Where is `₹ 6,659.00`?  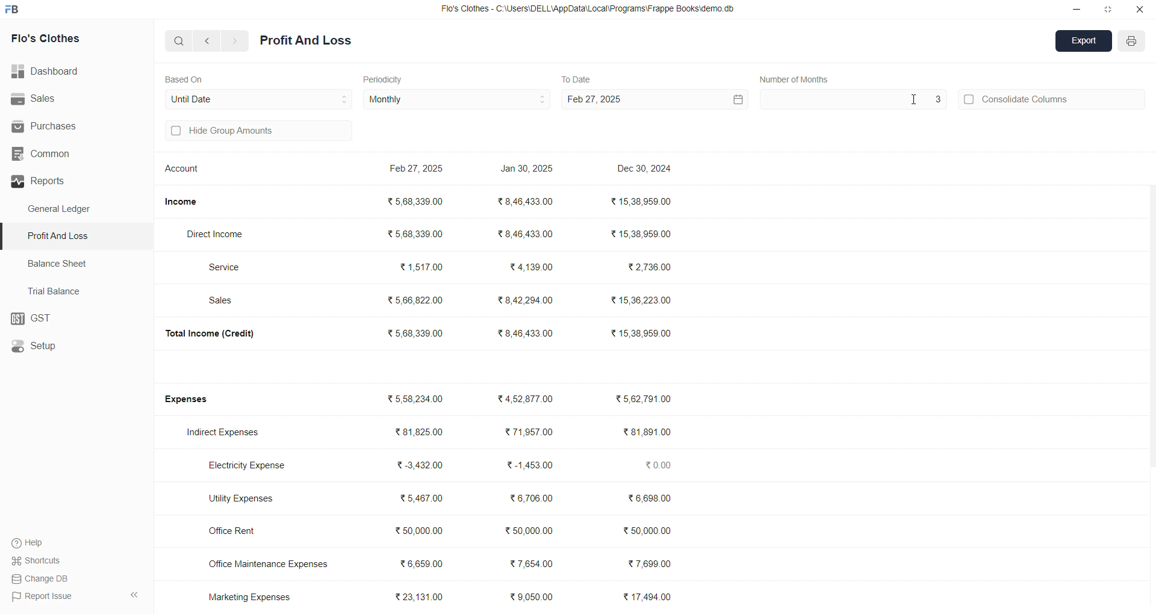 ₹ 6,659.00 is located at coordinates (427, 562).